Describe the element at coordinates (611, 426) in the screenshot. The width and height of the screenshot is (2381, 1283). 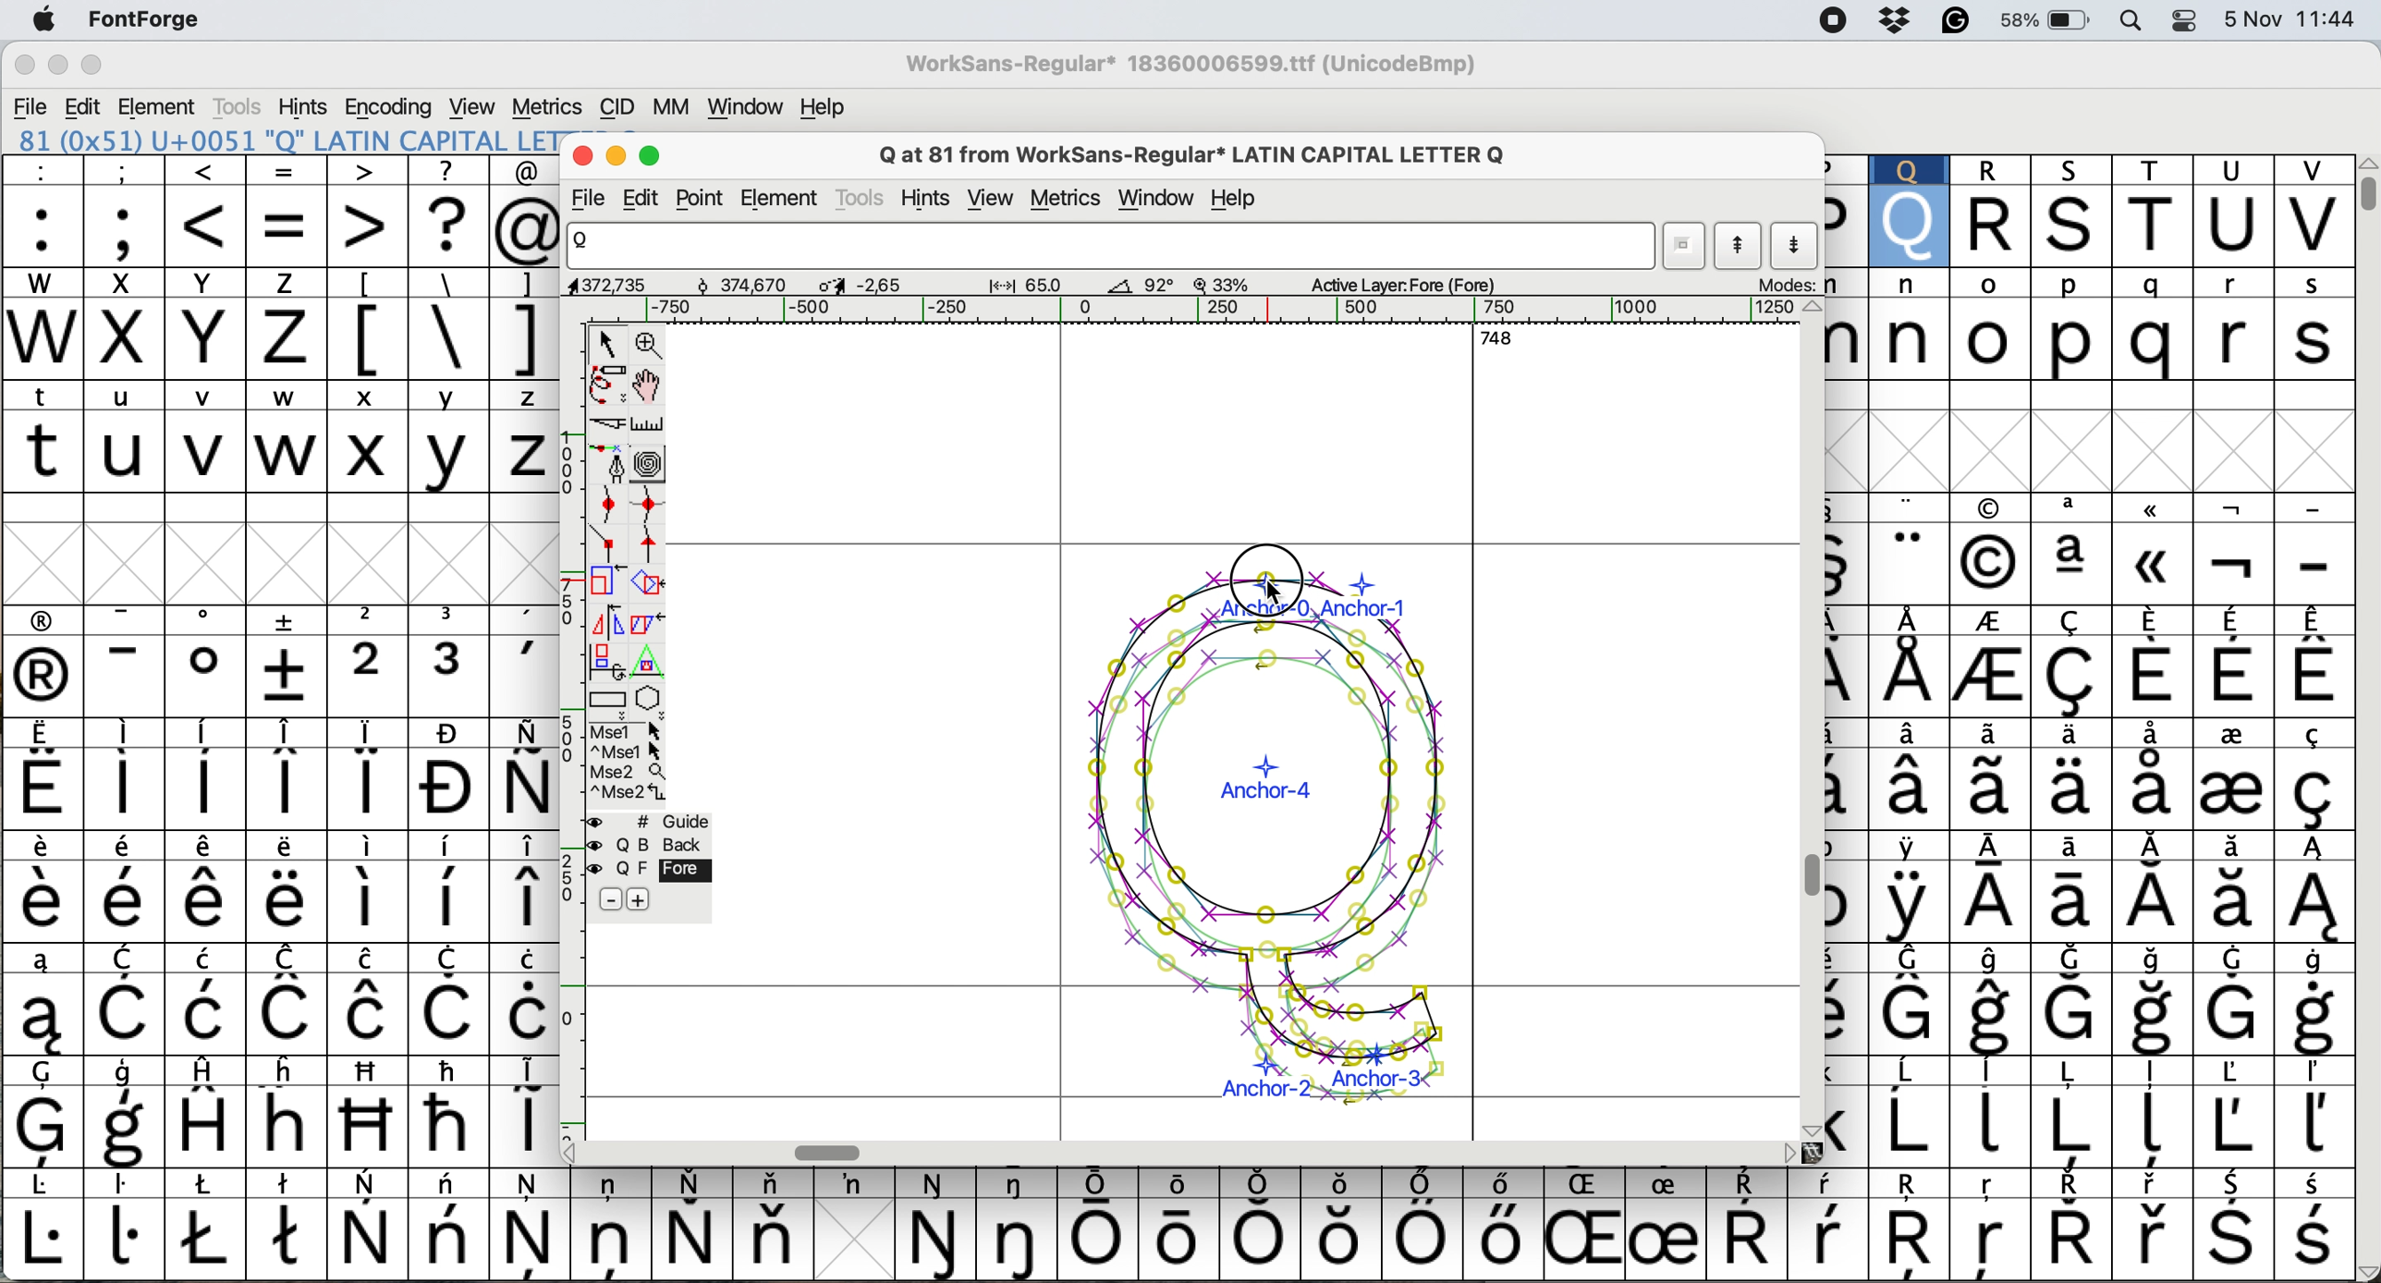
I see `cut splines in two` at that location.